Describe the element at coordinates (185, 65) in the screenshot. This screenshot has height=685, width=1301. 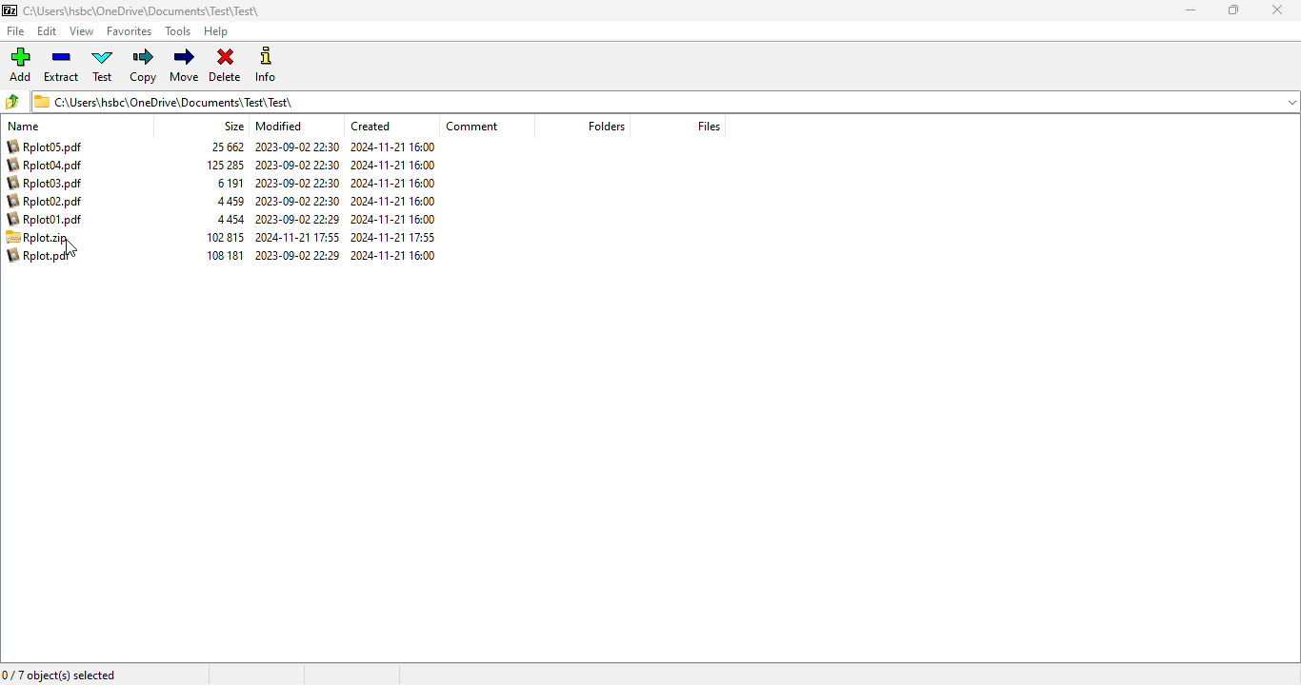
I see `move` at that location.